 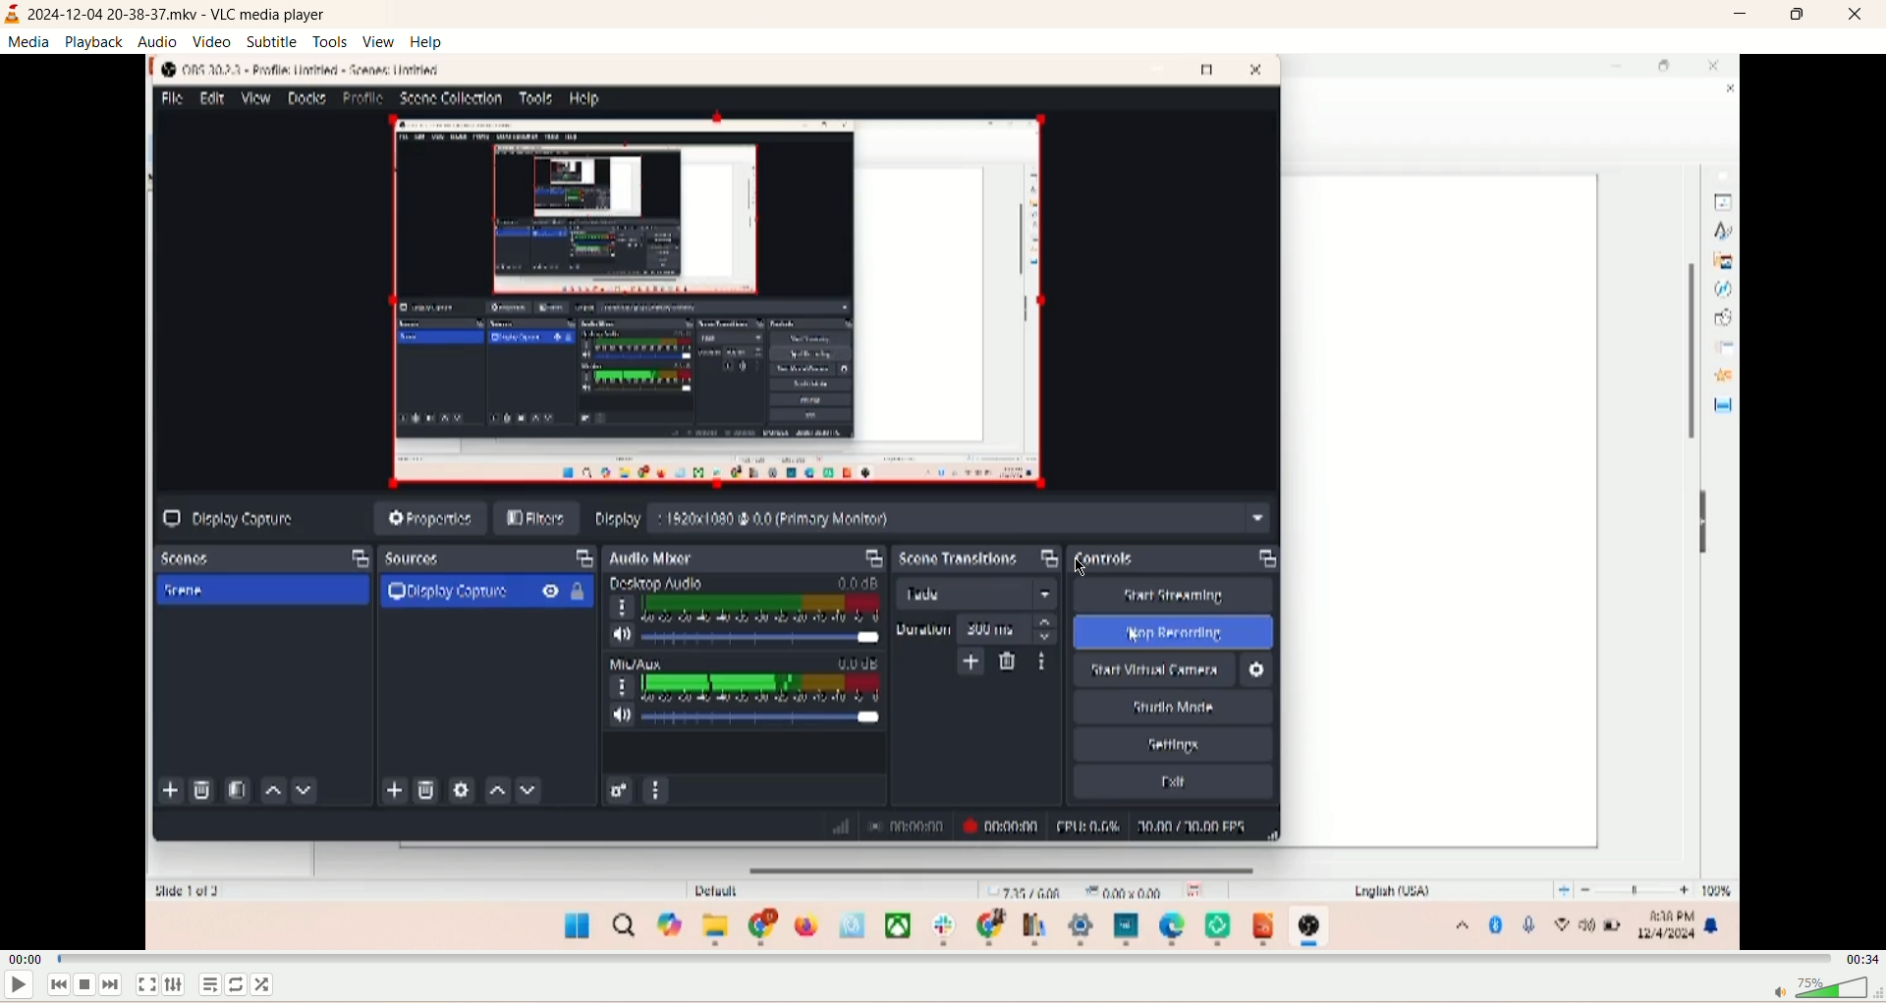 What do you see at coordinates (179, 14) in the screenshot?
I see `2024-12-04 20-38-37.mkv - VLC media player` at bounding box center [179, 14].